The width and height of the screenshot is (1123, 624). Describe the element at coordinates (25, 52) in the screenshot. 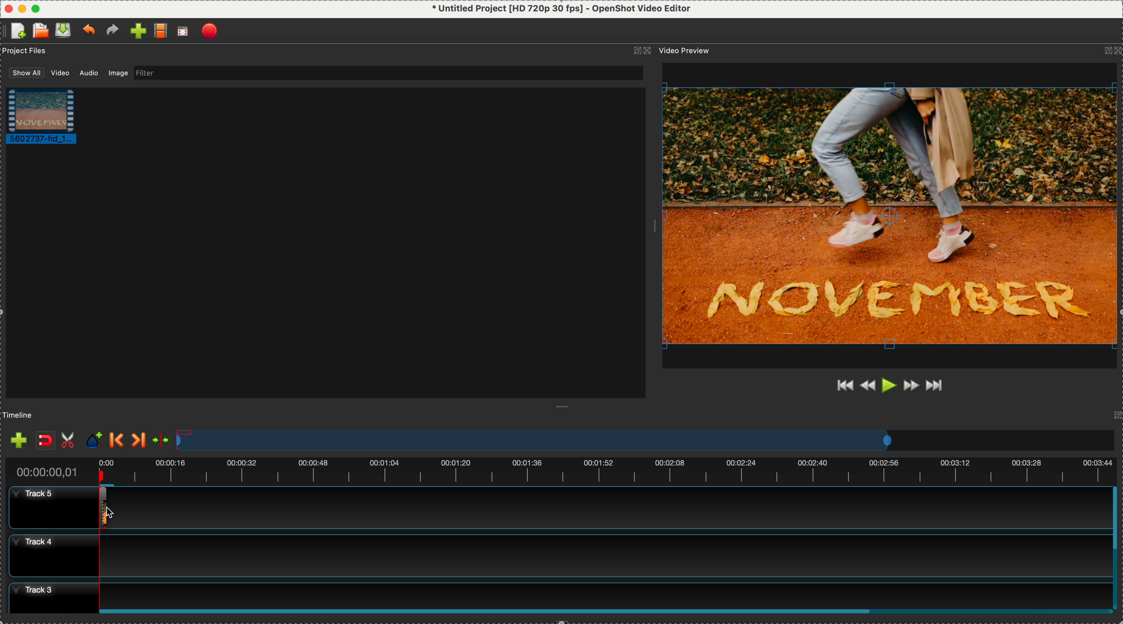

I see `project files` at that location.